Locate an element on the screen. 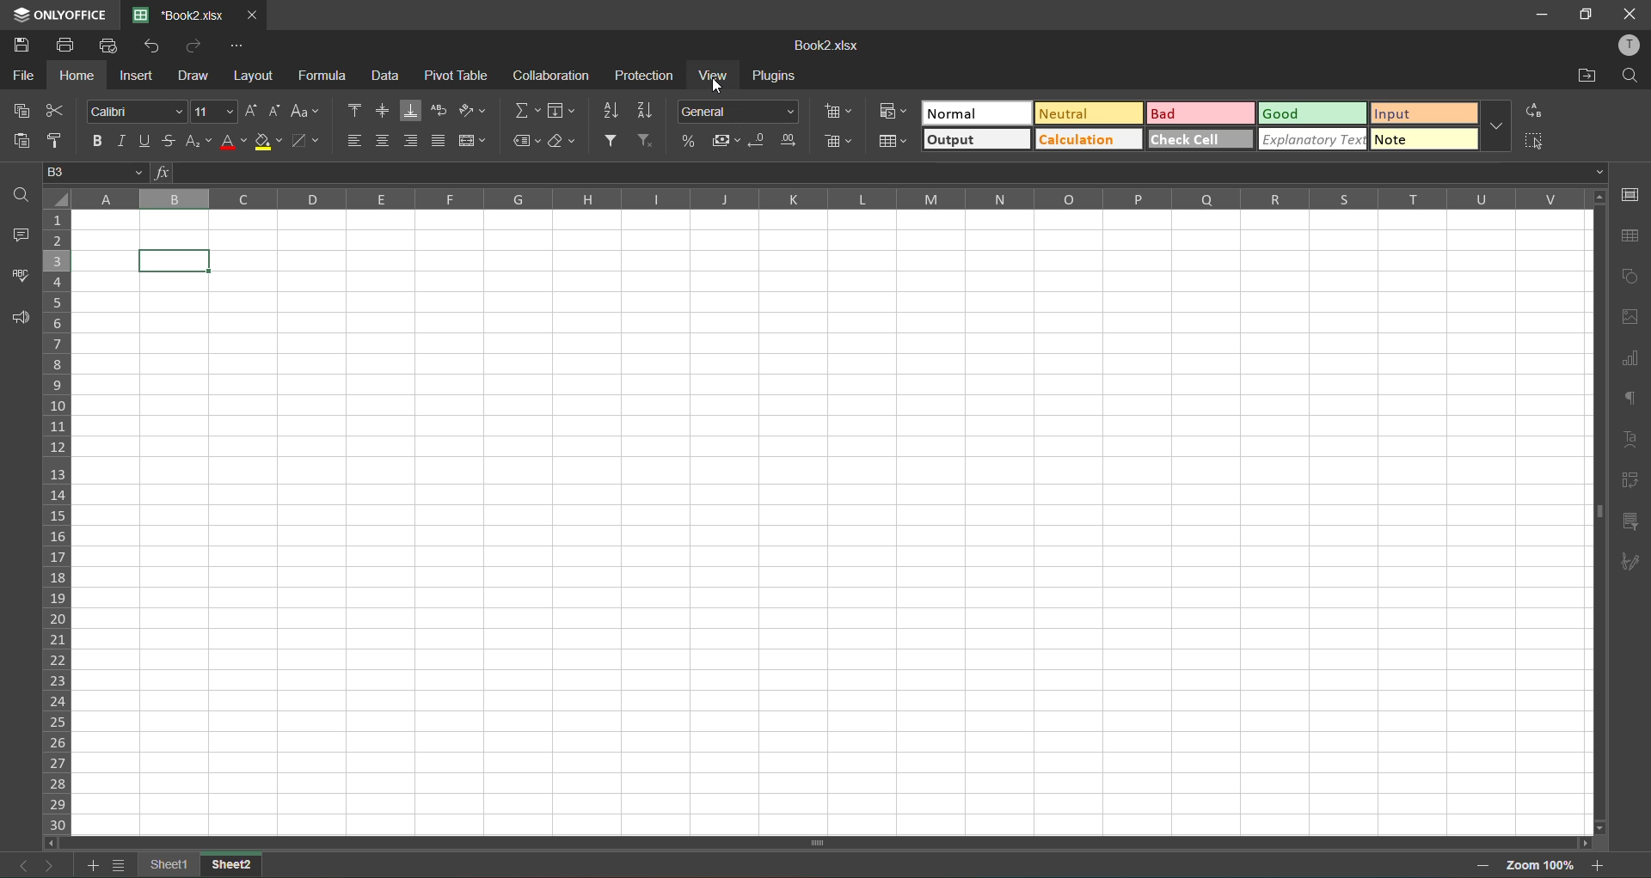 Image resolution: width=1651 pixels, height=878 pixels. text is located at coordinates (1631, 436).